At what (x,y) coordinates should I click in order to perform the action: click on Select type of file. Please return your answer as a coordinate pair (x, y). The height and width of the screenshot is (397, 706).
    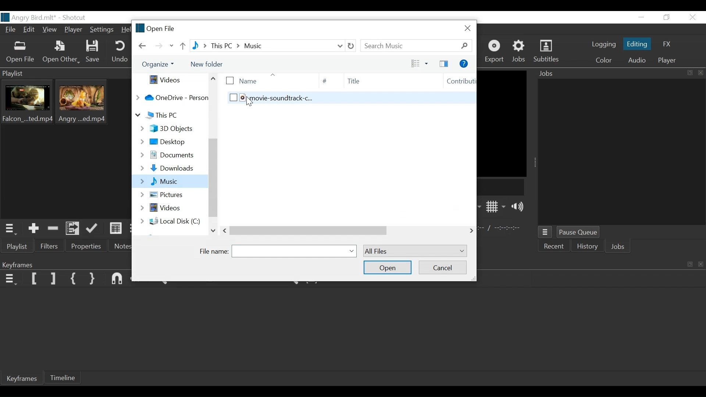
    Looking at the image, I should click on (414, 251).